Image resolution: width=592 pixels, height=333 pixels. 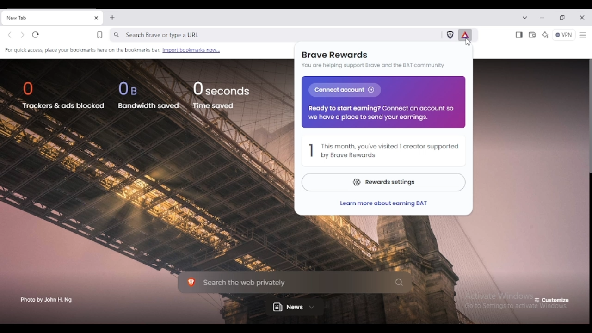 What do you see at coordinates (543, 18) in the screenshot?
I see `minimize` at bounding box center [543, 18].